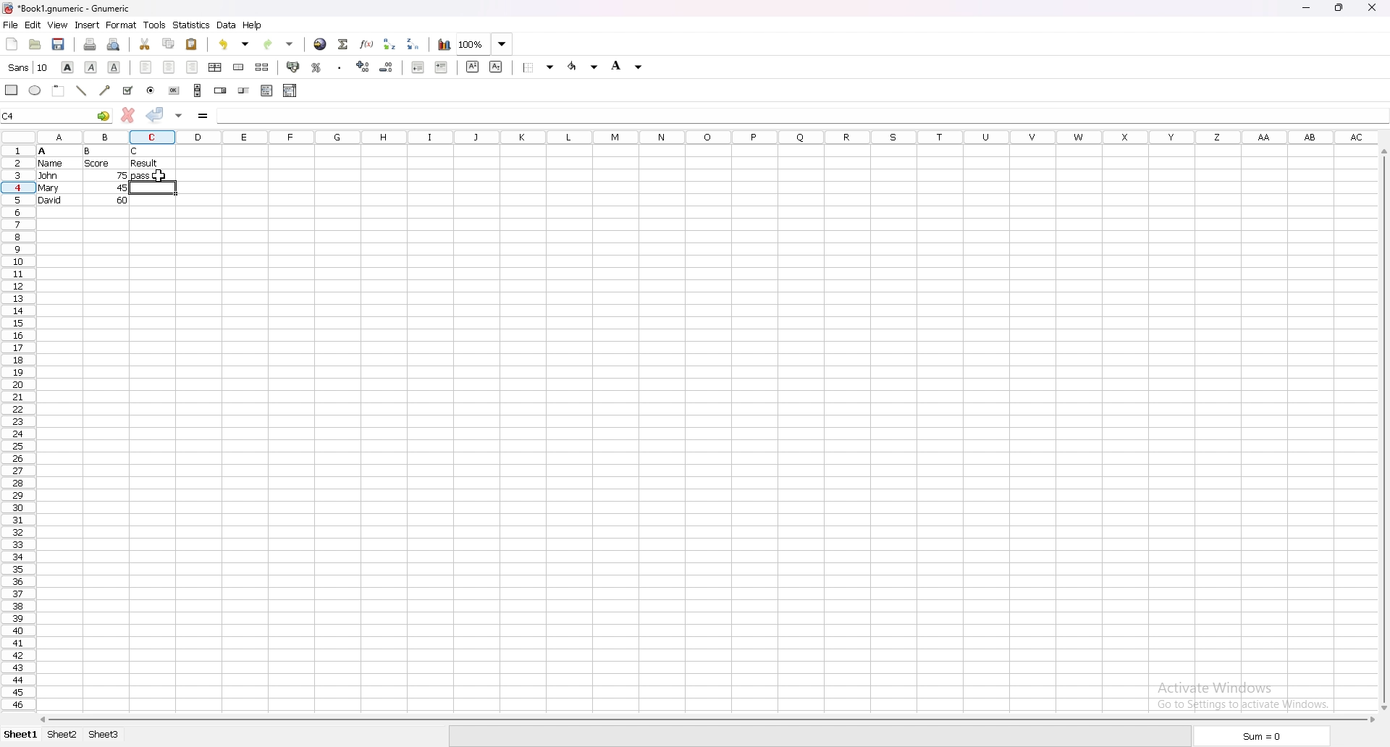 The width and height of the screenshot is (1390, 747). Describe the element at coordinates (418, 67) in the screenshot. I see `decrease indent` at that location.